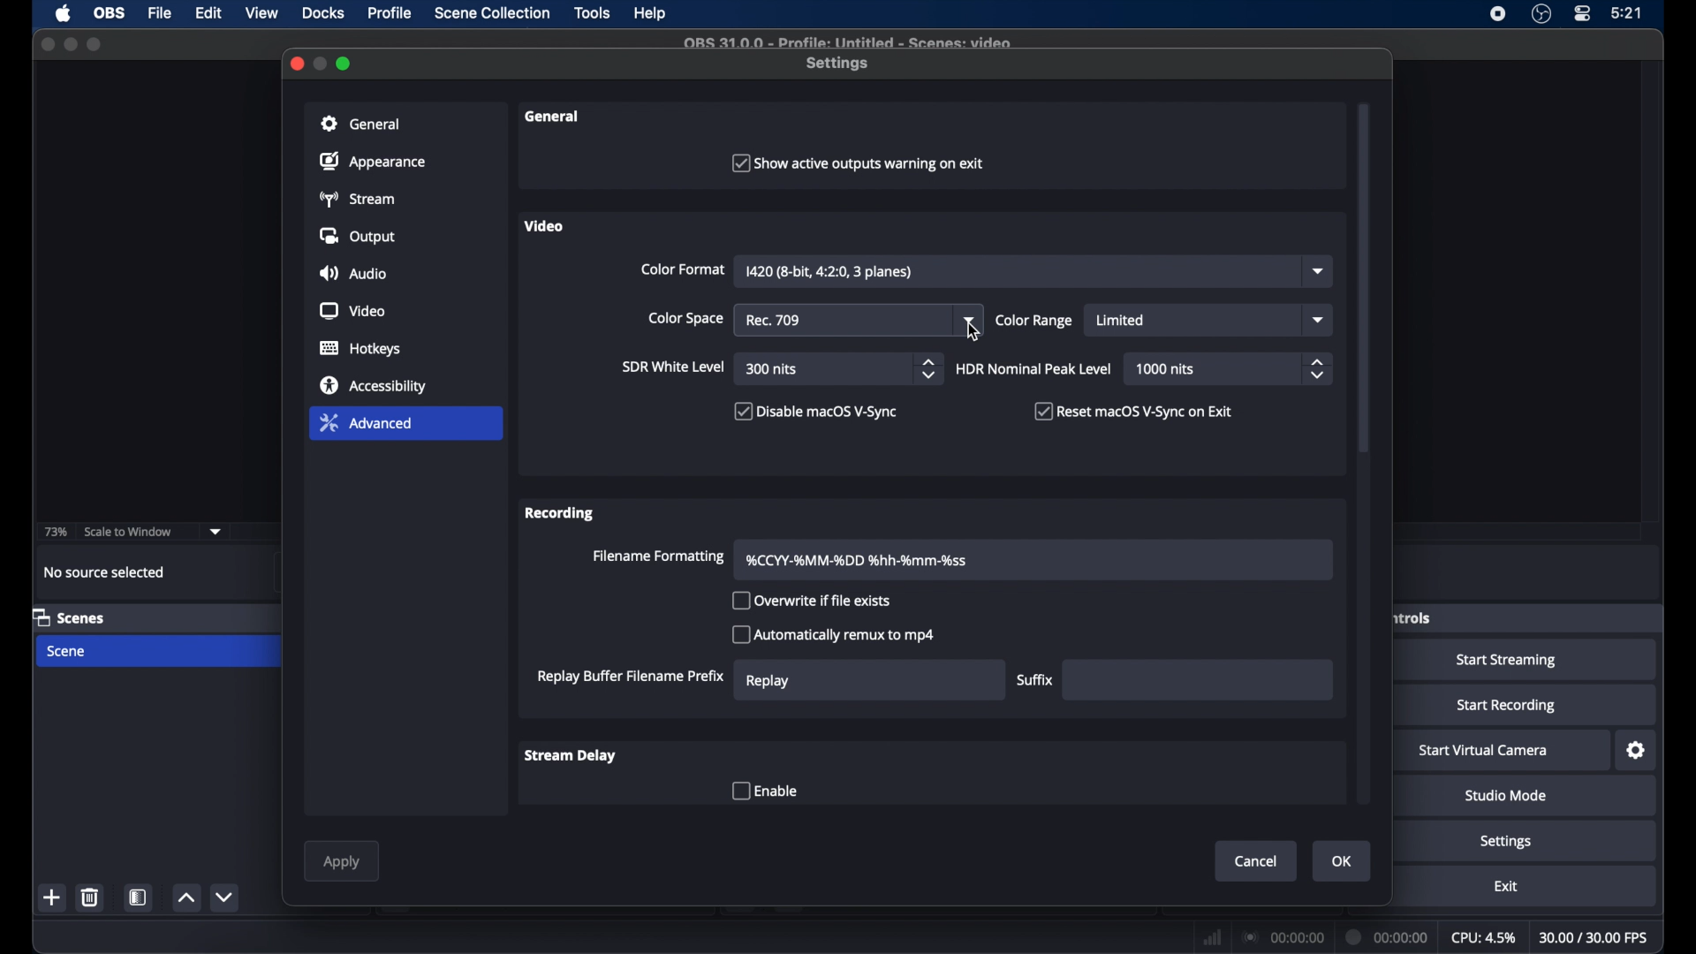 The width and height of the screenshot is (1696, 954). What do you see at coordinates (71, 618) in the screenshot?
I see `scenes` at bounding box center [71, 618].